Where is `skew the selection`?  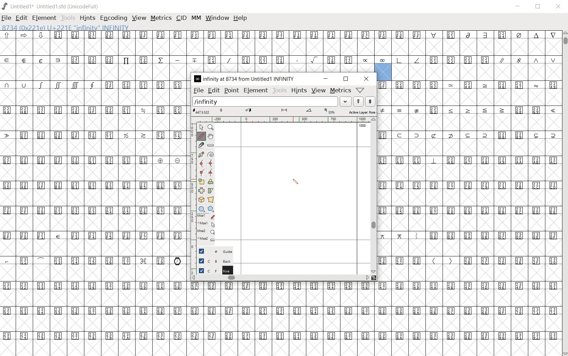
skew the selection is located at coordinates (210, 191).